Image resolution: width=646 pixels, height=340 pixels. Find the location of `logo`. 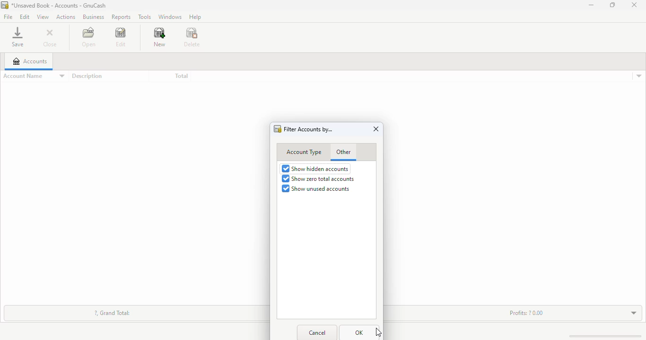

logo is located at coordinates (278, 129).